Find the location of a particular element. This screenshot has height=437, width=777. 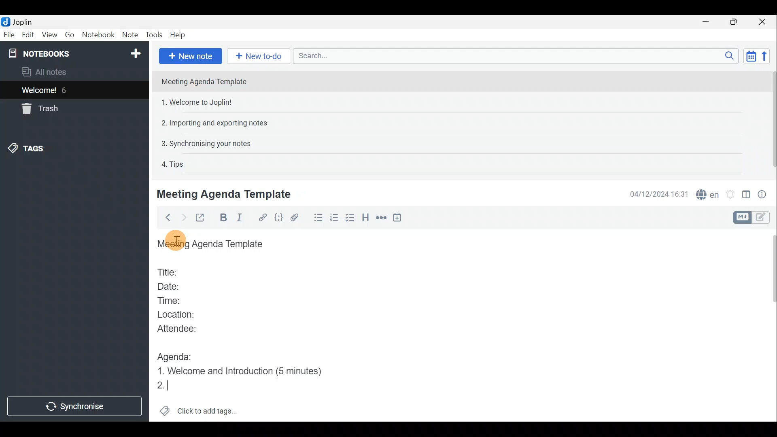

Checkbox is located at coordinates (348, 218).